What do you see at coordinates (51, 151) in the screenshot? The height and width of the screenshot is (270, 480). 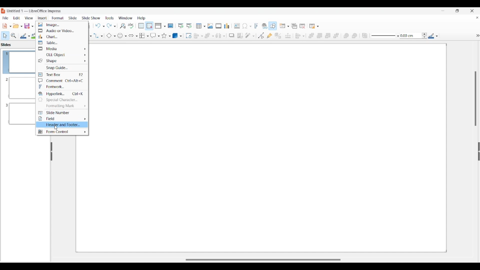 I see `Hide left panel` at bounding box center [51, 151].